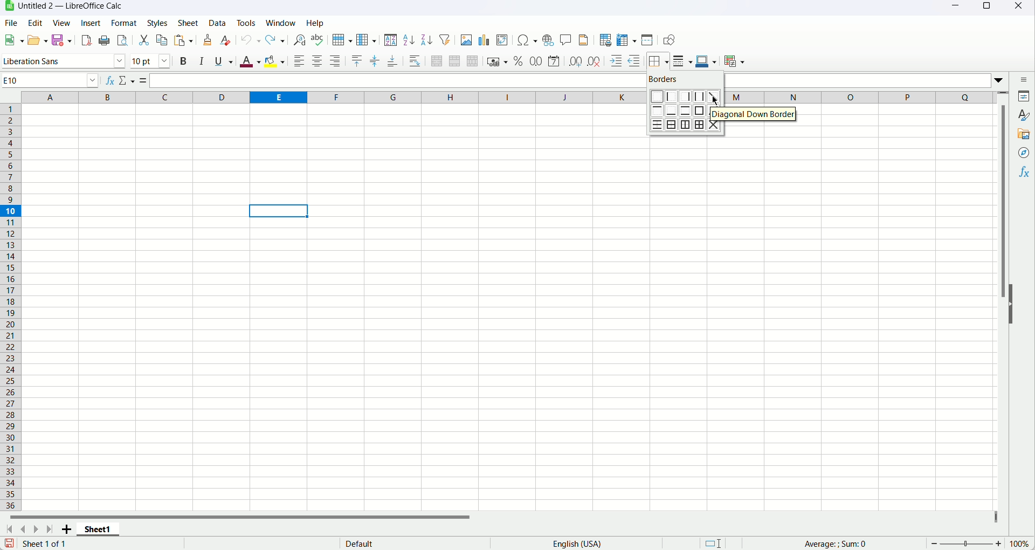  What do you see at coordinates (614, 61) in the screenshot?
I see `Increase indent` at bounding box center [614, 61].